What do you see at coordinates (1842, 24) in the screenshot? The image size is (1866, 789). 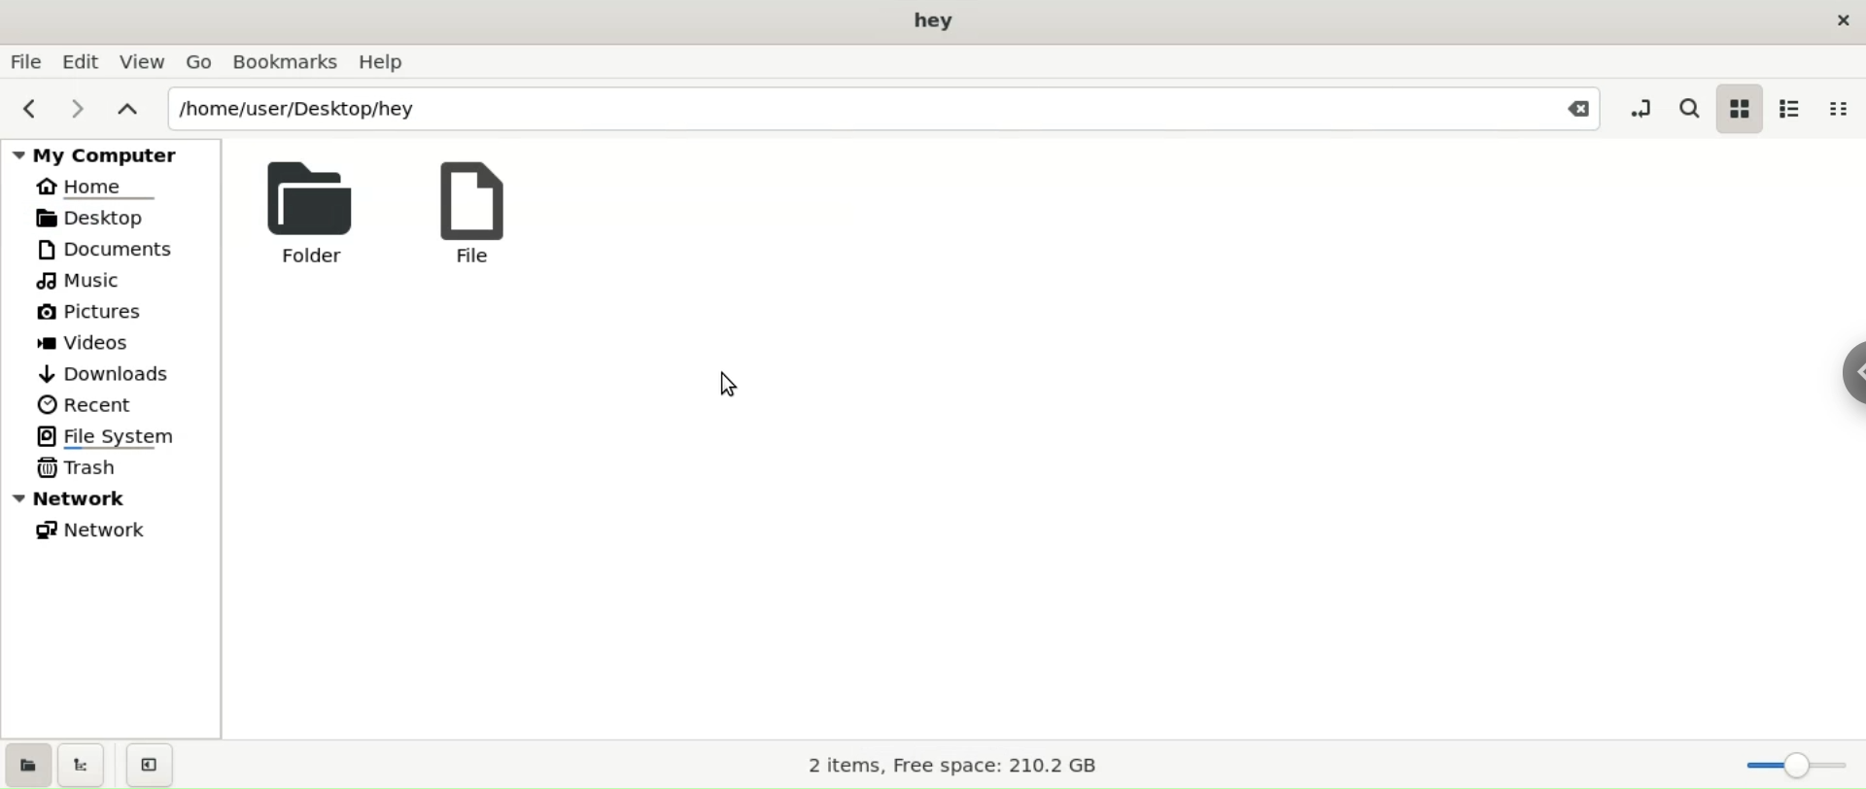 I see `close` at bounding box center [1842, 24].